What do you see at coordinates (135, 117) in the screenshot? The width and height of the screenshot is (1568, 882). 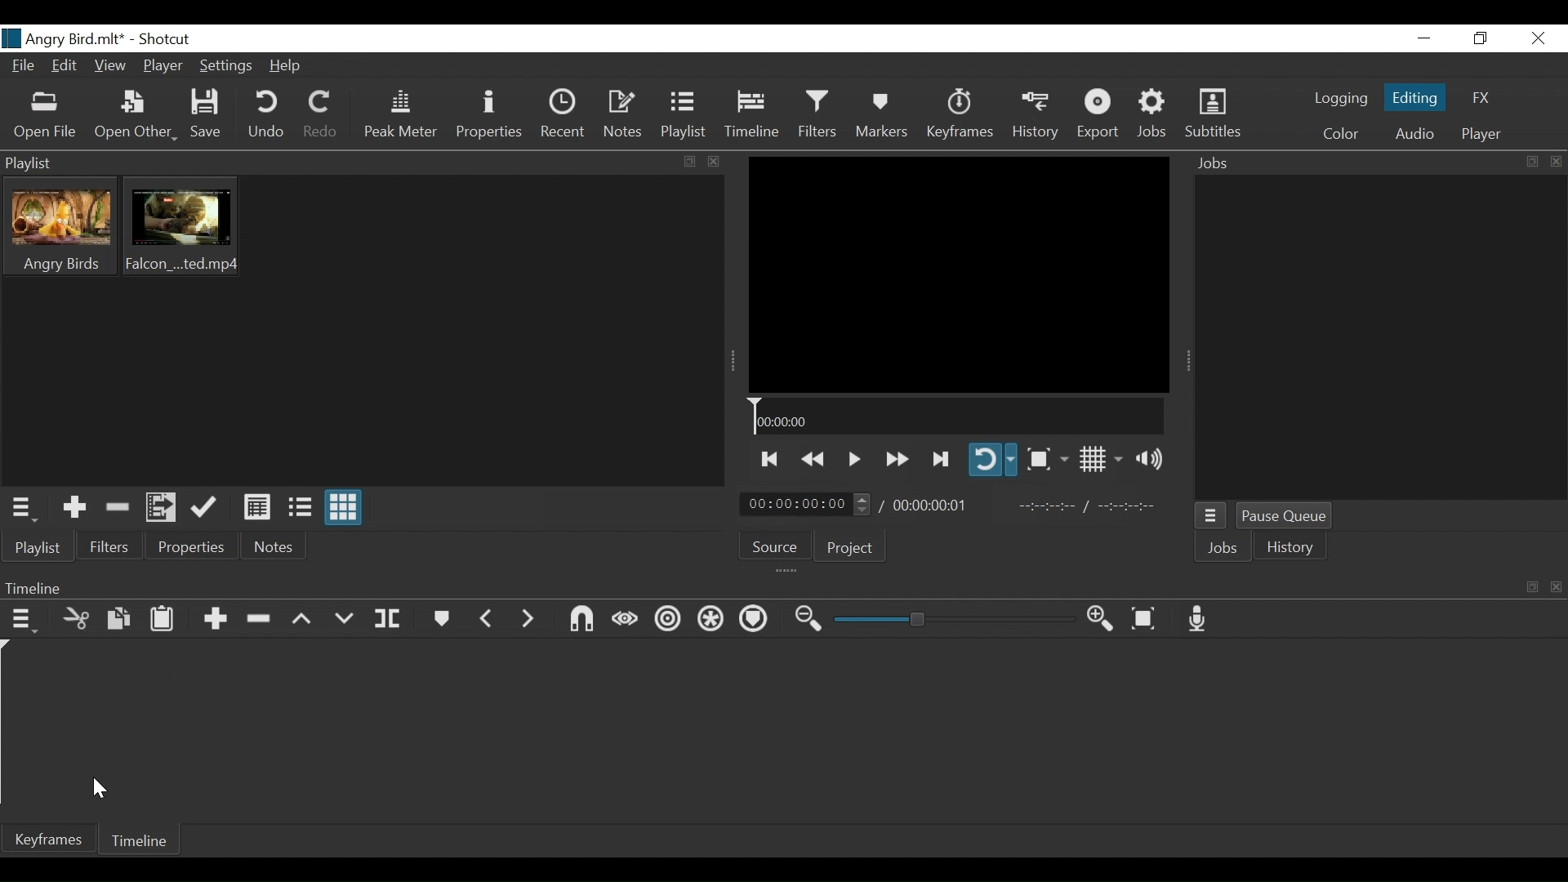 I see `Open Other` at bounding box center [135, 117].